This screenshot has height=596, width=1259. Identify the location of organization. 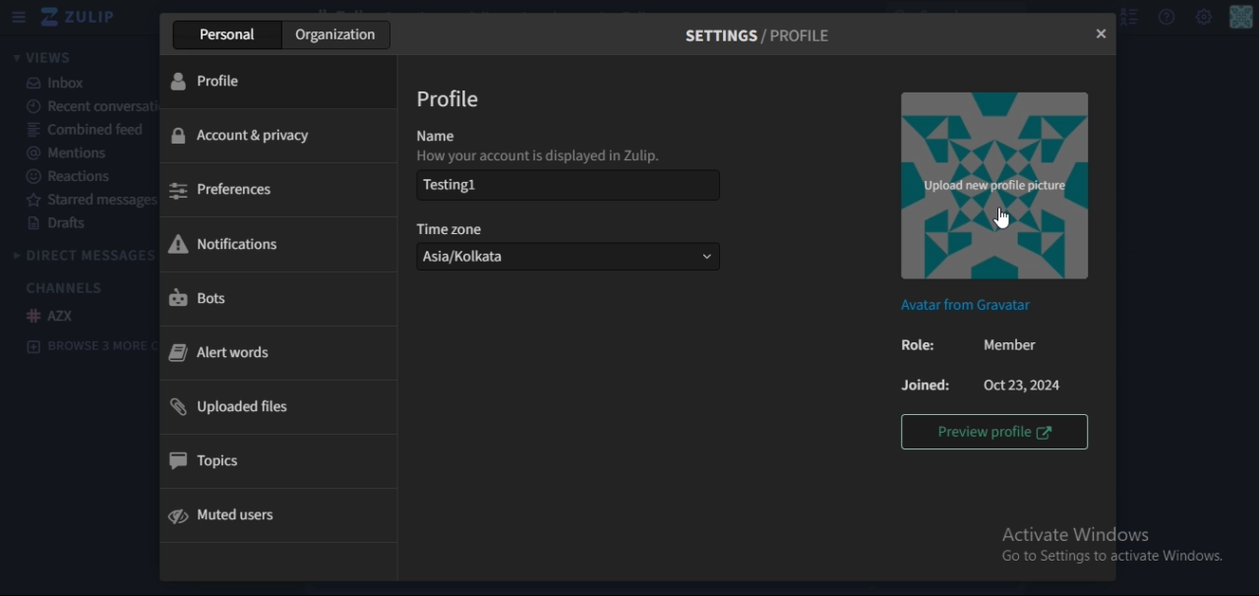
(340, 35).